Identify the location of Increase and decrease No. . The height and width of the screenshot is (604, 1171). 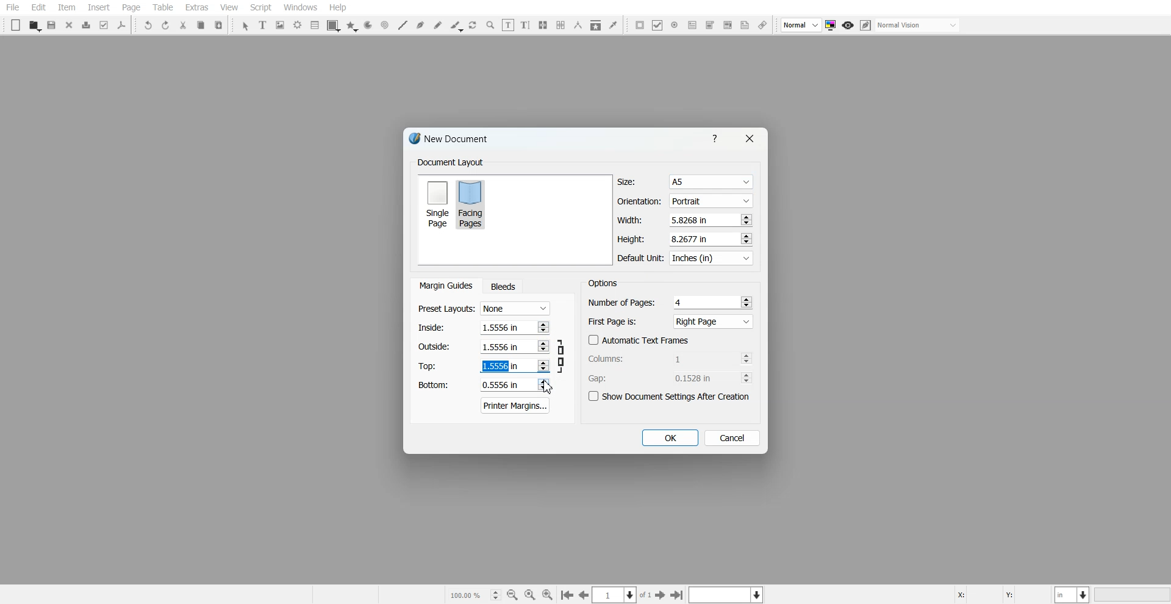
(542, 384).